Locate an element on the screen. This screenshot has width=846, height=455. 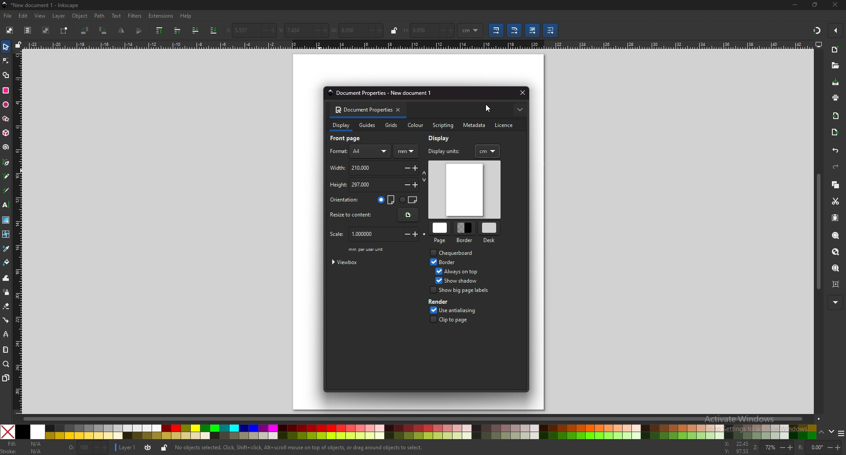
mesh is located at coordinates (6, 233).